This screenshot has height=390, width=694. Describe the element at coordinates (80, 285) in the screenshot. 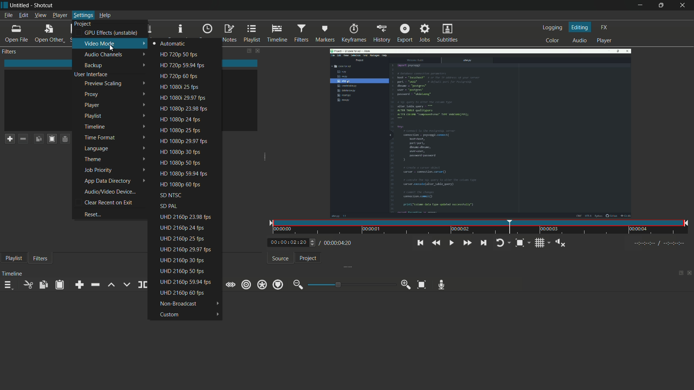

I see `append` at that location.